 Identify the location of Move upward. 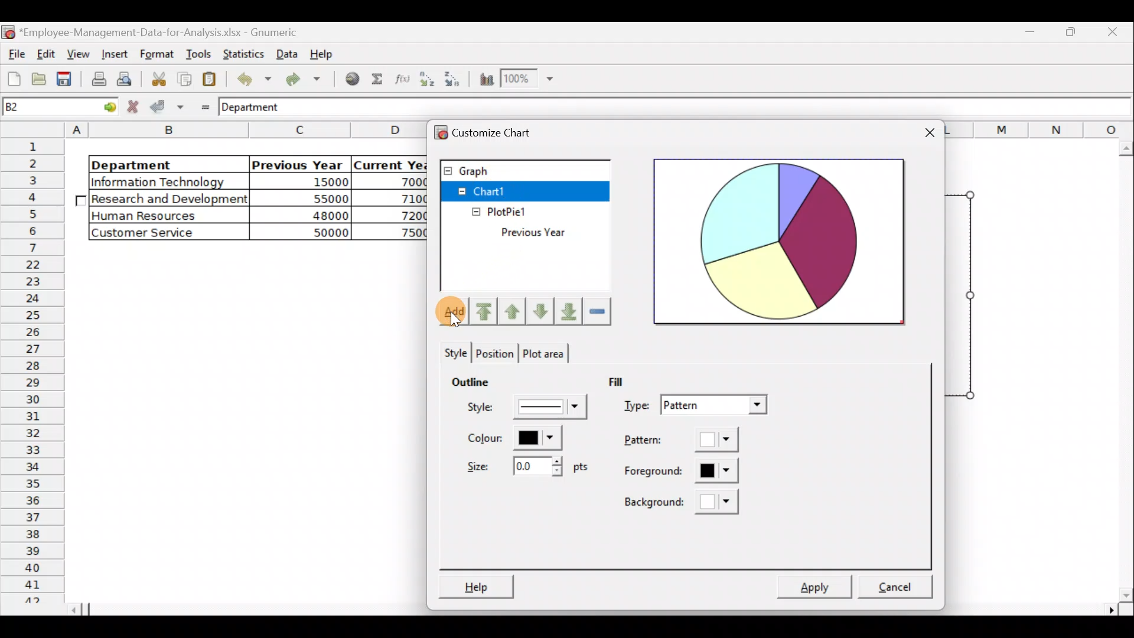
(485, 312).